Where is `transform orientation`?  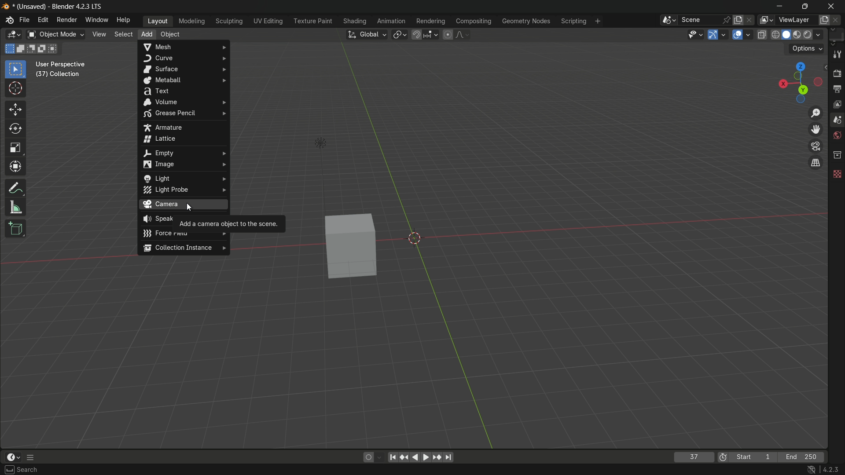
transform orientation is located at coordinates (367, 36).